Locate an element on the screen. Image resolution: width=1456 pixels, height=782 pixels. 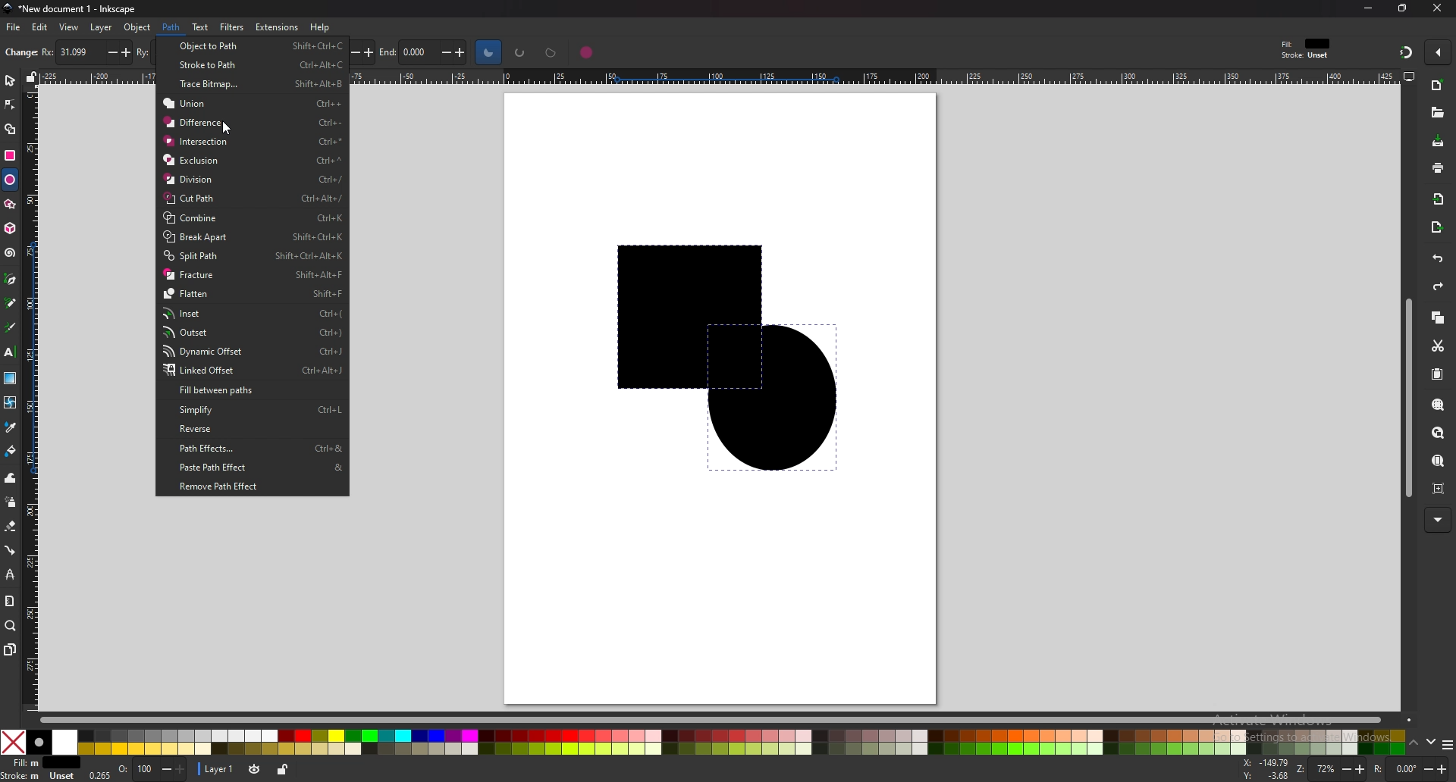
eraser is located at coordinates (11, 526).